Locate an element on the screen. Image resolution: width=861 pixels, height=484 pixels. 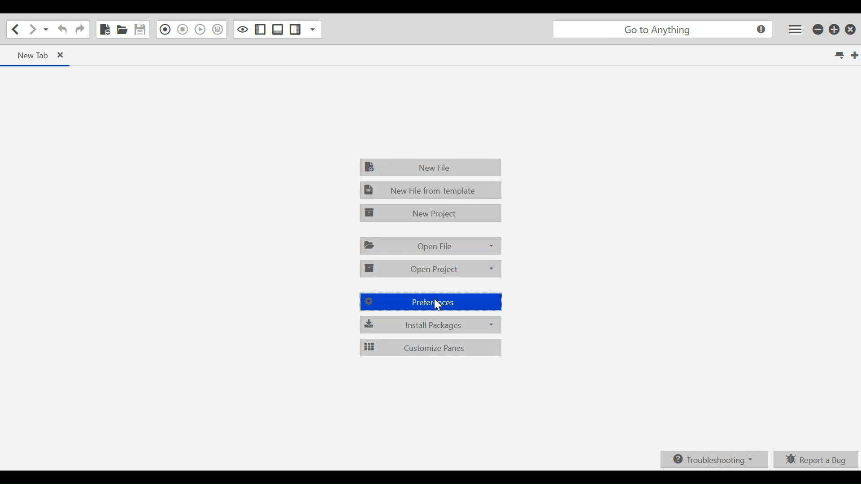
New File is located at coordinates (104, 29).